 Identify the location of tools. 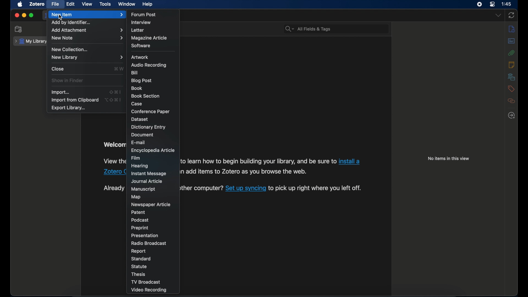
(105, 4).